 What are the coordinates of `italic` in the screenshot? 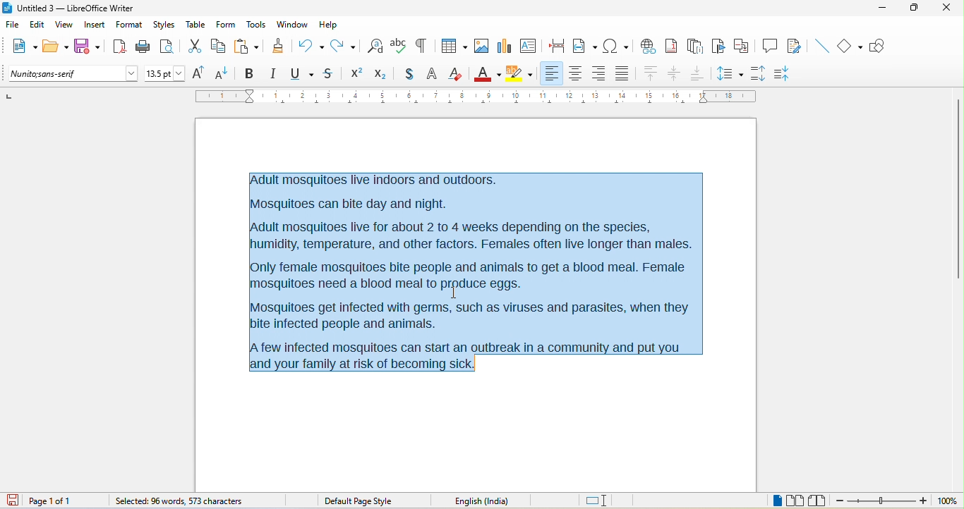 It's located at (276, 74).